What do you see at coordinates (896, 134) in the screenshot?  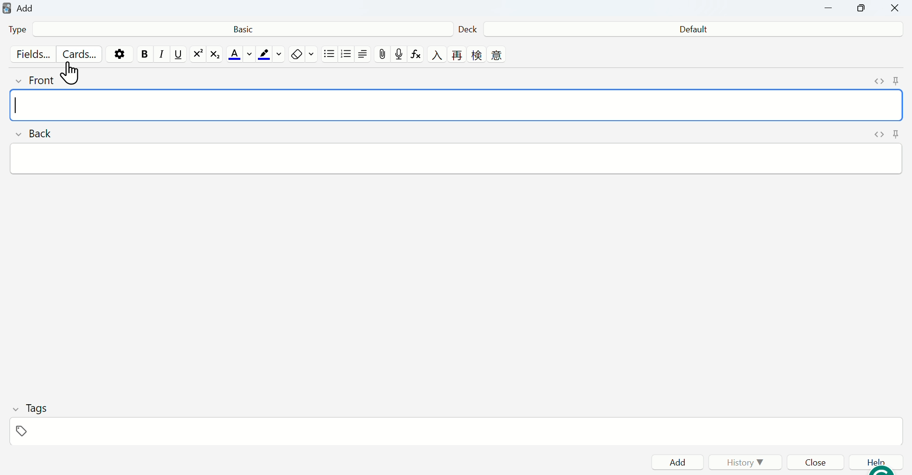 I see `toggle sticky` at bounding box center [896, 134].